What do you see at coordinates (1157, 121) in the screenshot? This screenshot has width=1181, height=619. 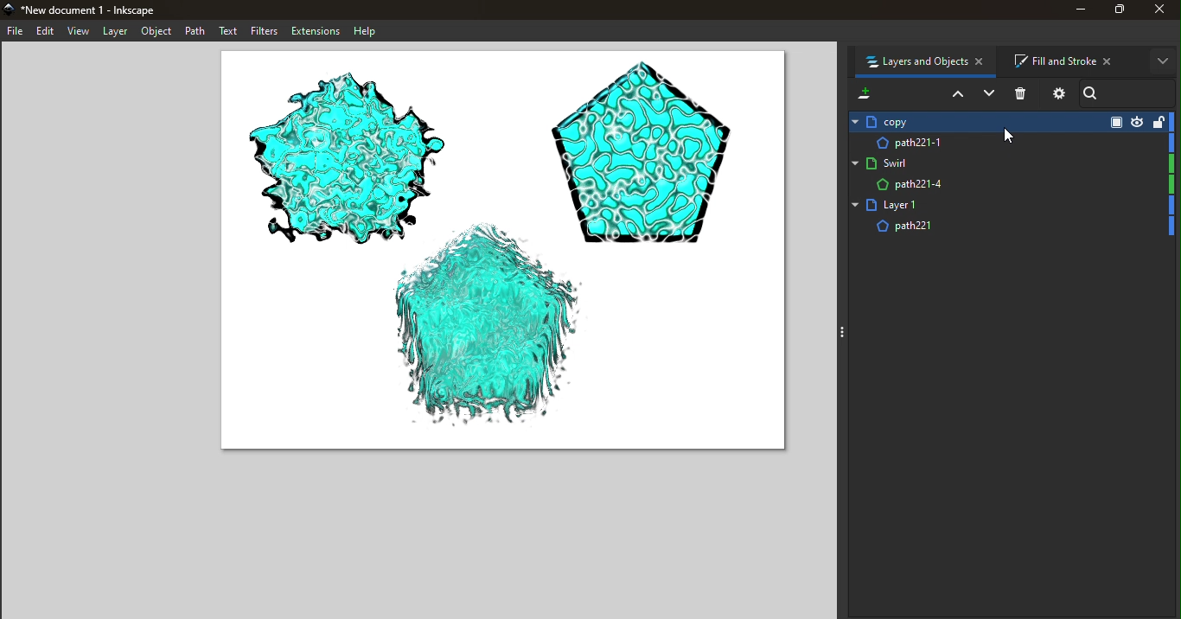 I see `Lock/Unlock layer` at bounding box center [1157, 121].